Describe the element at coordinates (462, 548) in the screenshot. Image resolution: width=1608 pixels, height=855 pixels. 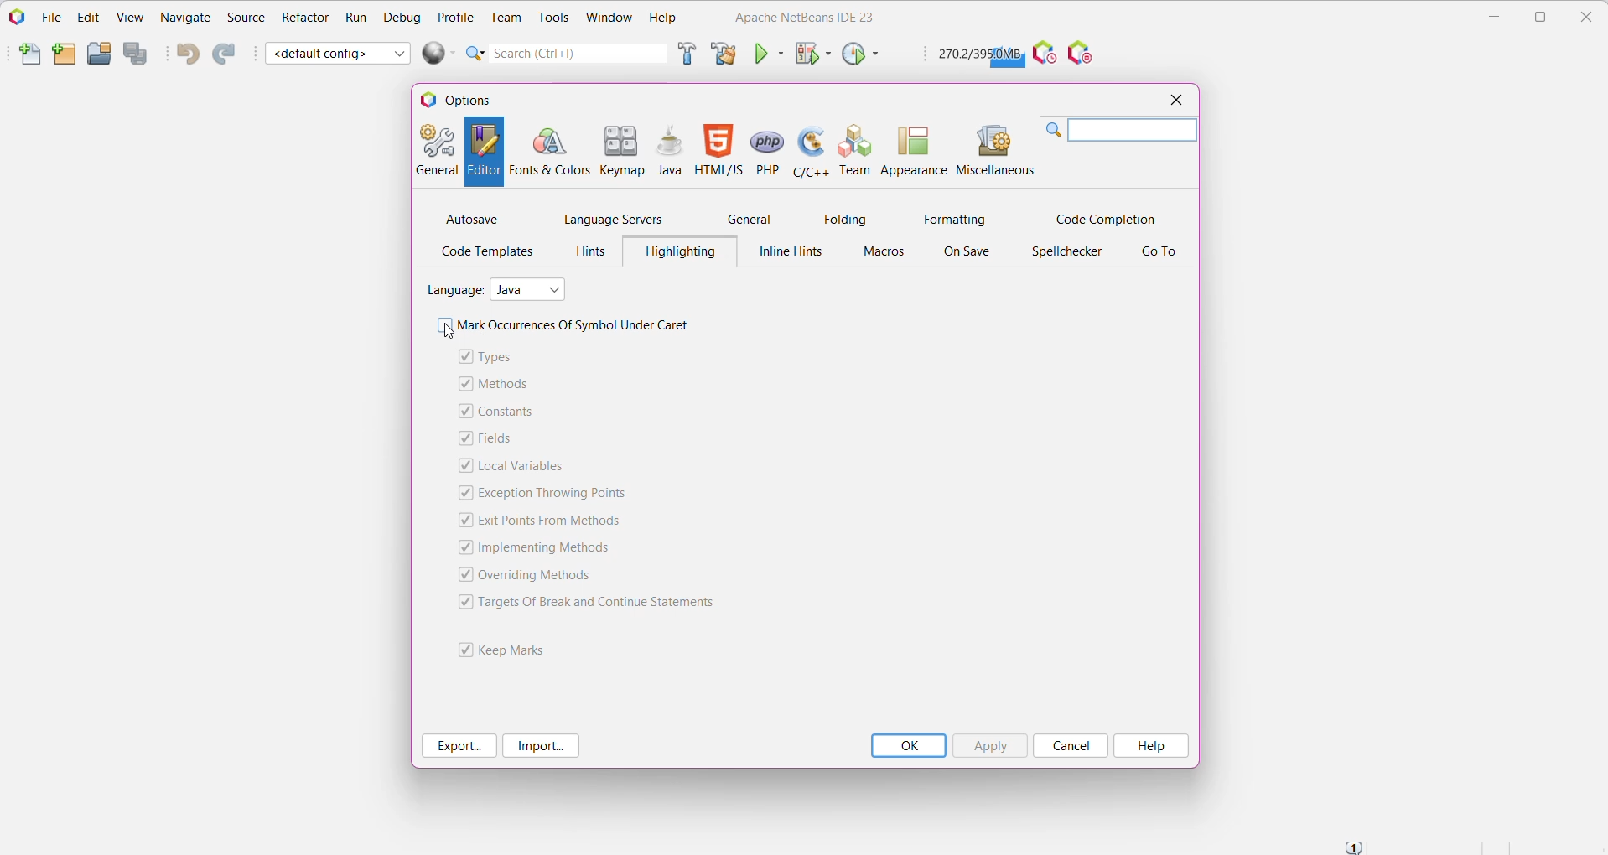
I see `checkbox` at that location.